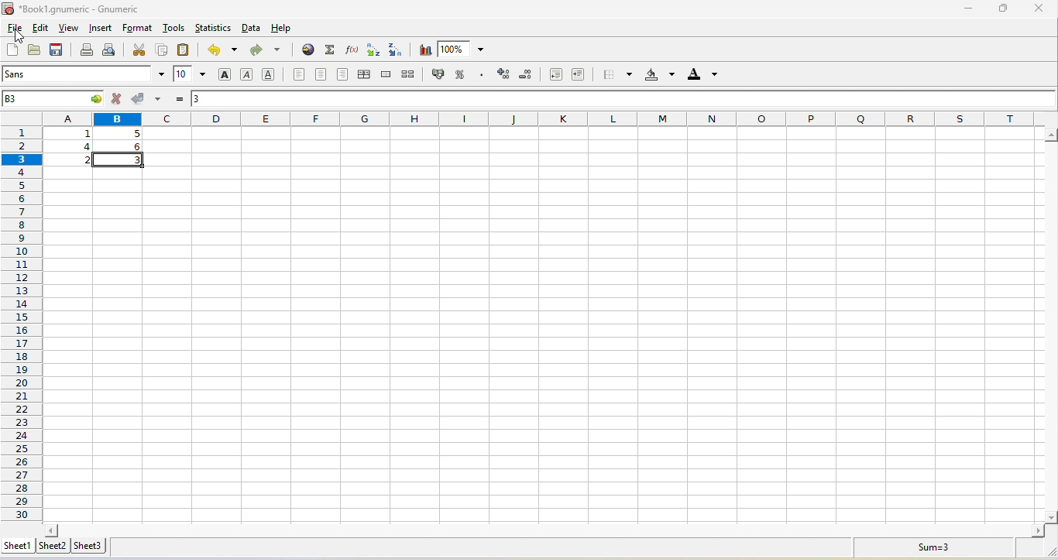 This screenshot has width=1058, height=559. I want to click on increase the number, so click(505, 76).